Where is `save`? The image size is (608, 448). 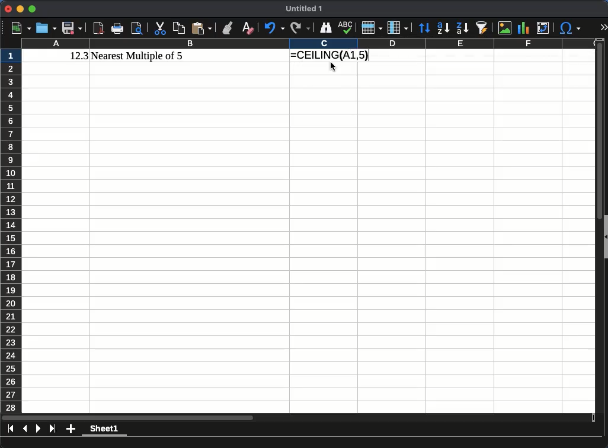
save is located at coordinates (72, 28).